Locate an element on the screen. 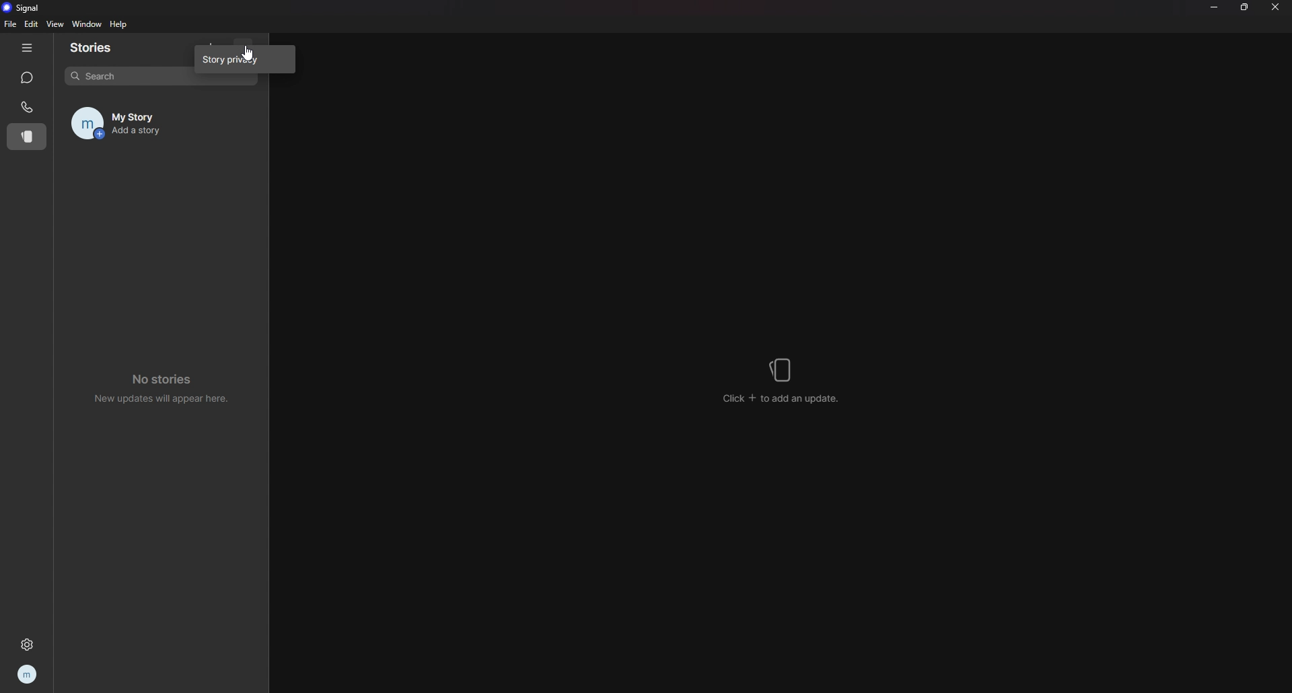 The image size is (1292, 693). calls is located at coordinates (28, 107).